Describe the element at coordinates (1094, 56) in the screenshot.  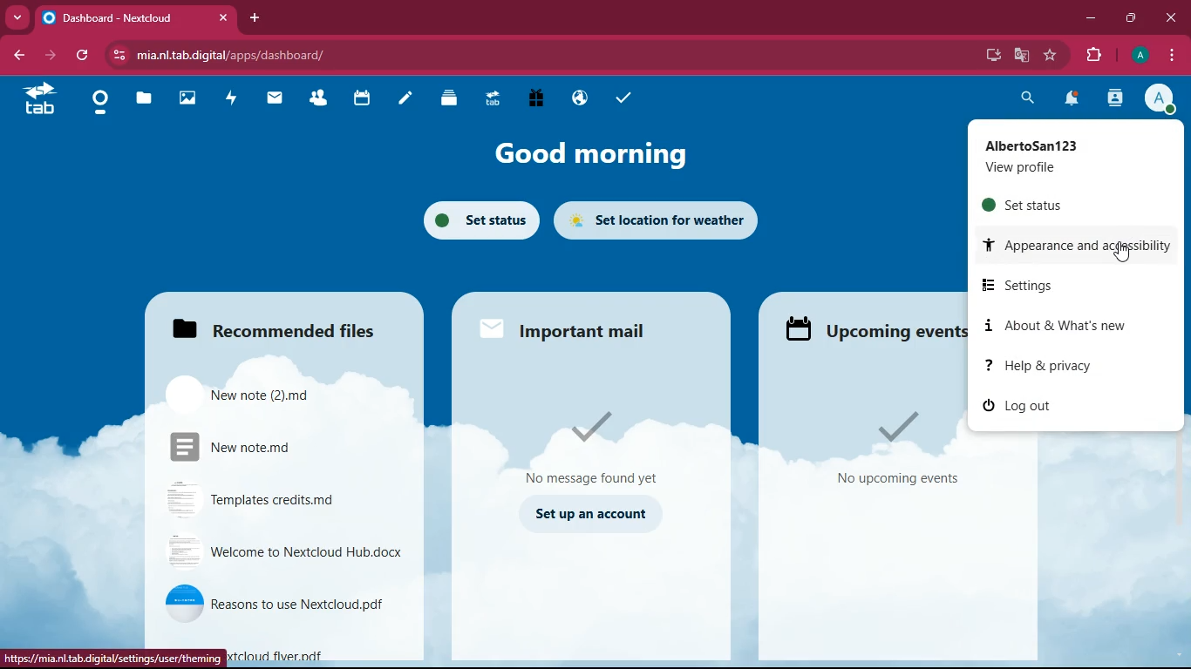
I see `extensions` at that location.